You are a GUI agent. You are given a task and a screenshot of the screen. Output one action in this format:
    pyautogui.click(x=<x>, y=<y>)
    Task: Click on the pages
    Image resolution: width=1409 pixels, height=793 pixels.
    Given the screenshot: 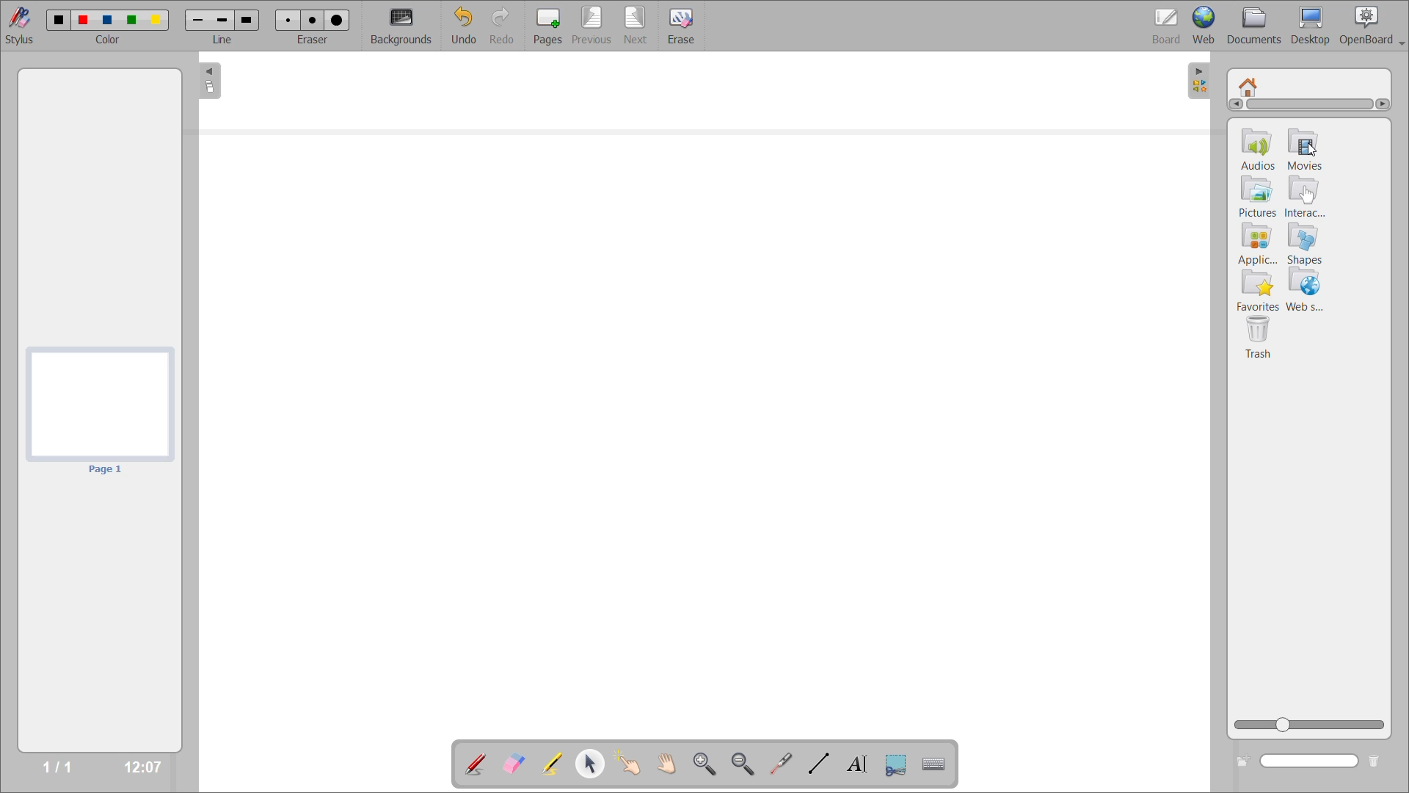 What is the action you would take?
    pyautogui.click(x=544, y=23)
    